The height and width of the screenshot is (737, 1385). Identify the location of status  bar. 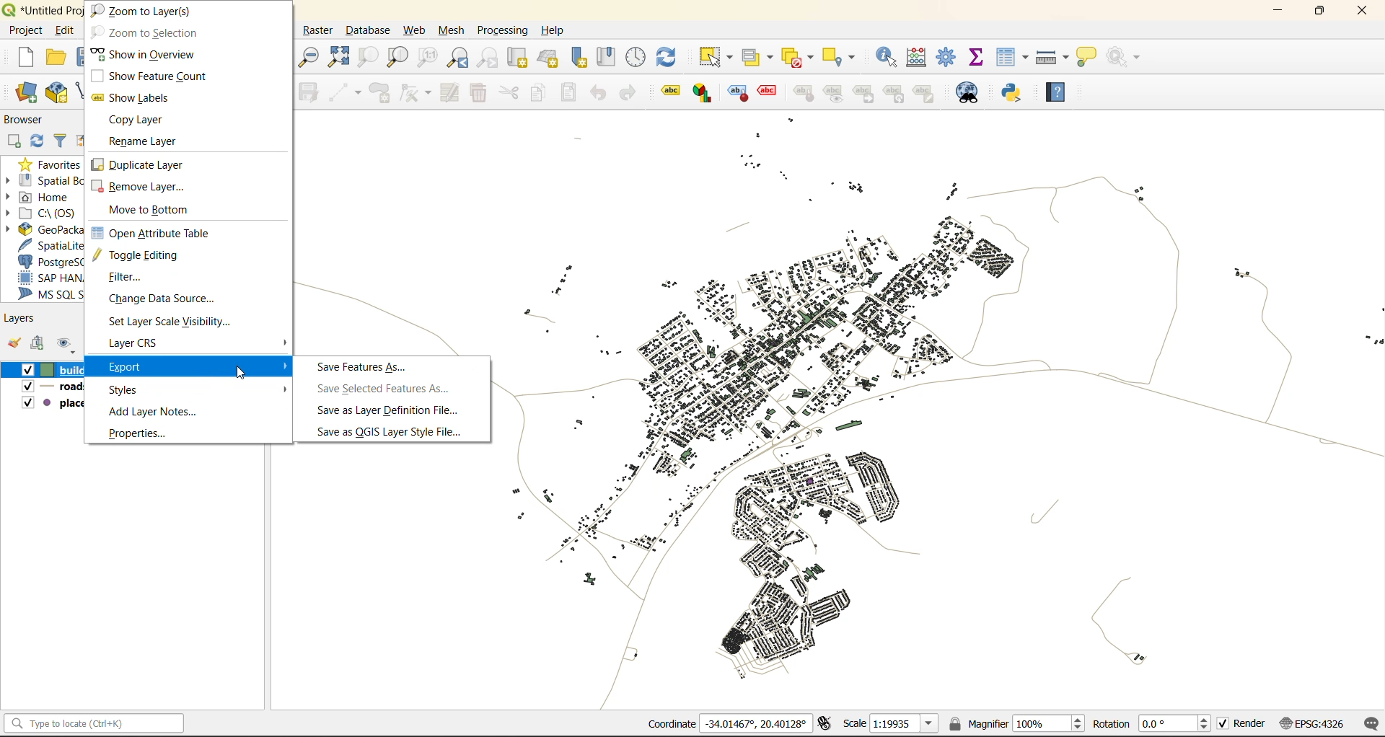
(97, 724).